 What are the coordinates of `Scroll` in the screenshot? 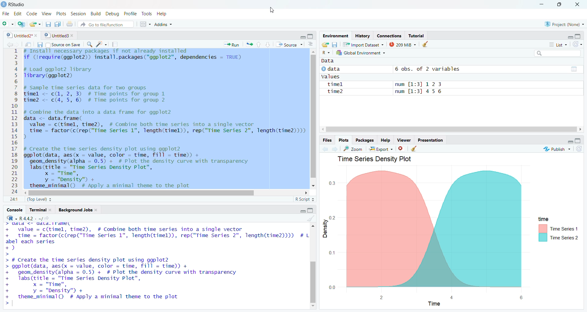 It's located at (313, 119).